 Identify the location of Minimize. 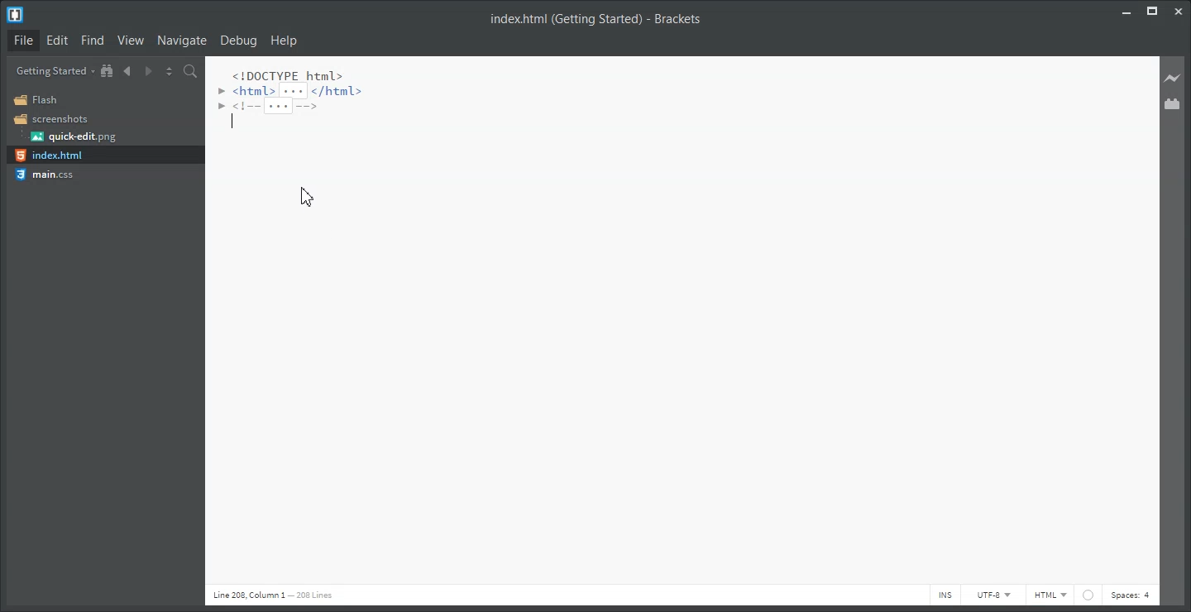
(1126, 10).